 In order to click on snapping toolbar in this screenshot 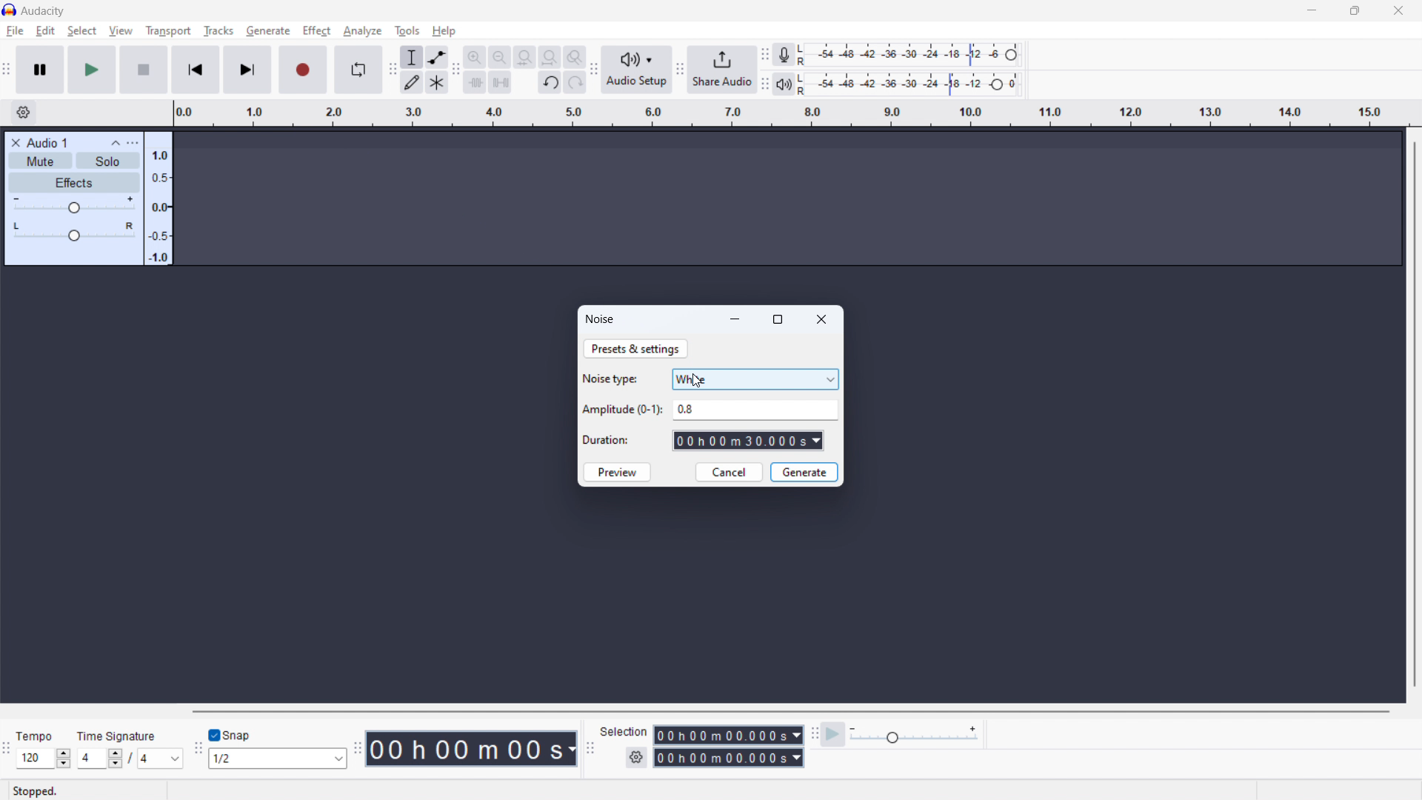, I will do `click(199, 749)`.